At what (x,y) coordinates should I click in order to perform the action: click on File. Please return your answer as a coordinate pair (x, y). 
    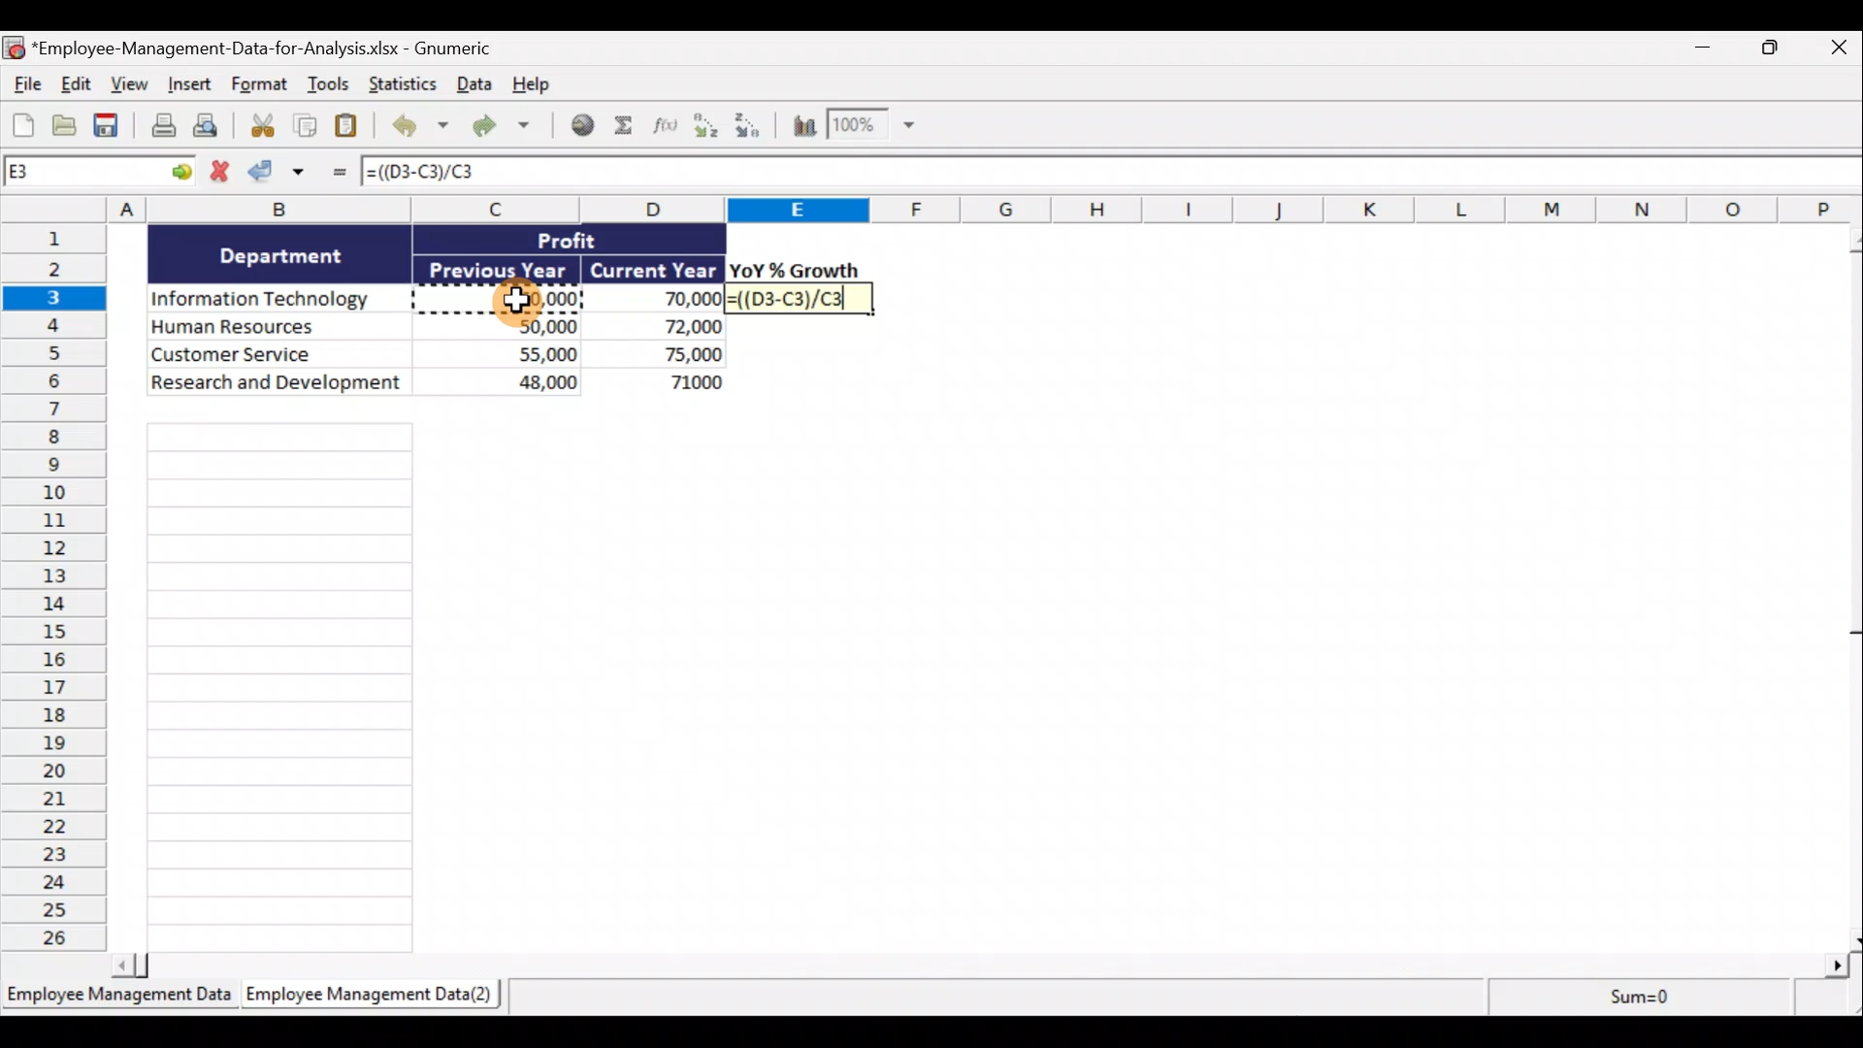
    Looking at the image, I should click on (24, 82).